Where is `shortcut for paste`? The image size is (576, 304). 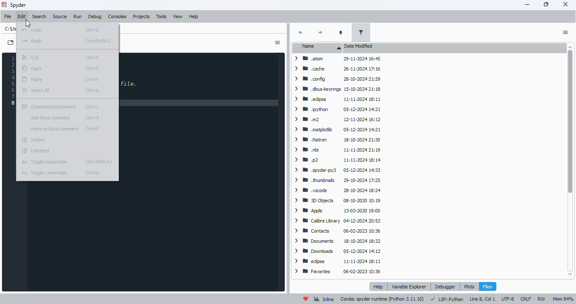
shortcut for paste is located at coordinates (93, 79).